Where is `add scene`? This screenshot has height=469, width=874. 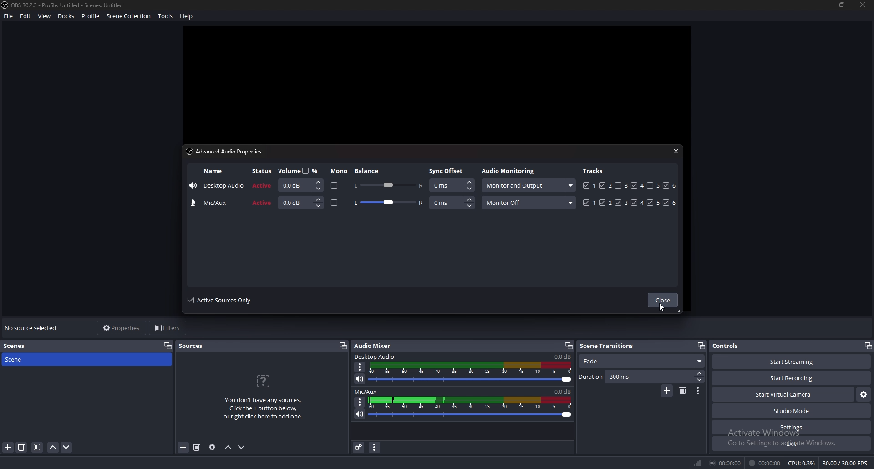
add scene is located at coordinates (667, 391).